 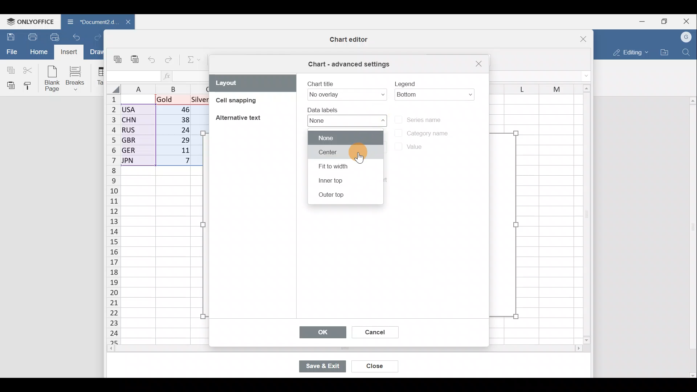 I want to click on None, so click(x=344, y=138).